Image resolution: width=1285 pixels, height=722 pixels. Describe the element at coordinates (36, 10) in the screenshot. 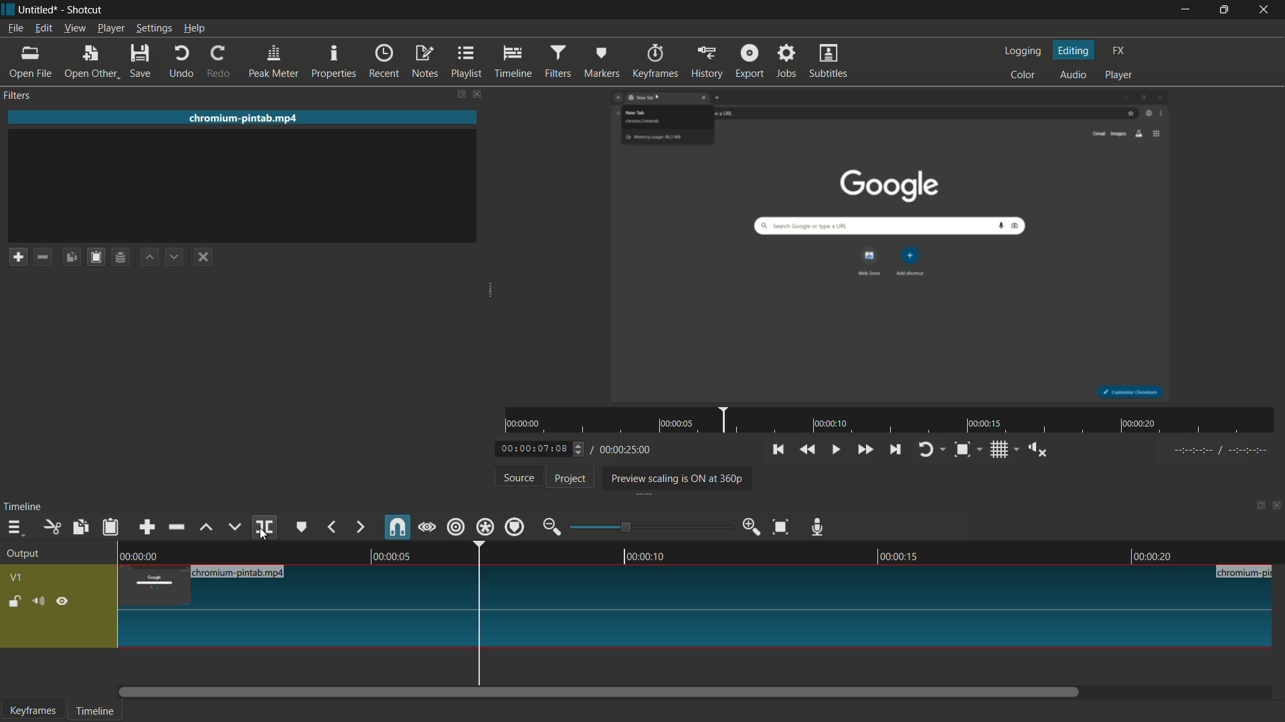

I see `project name` at that location.